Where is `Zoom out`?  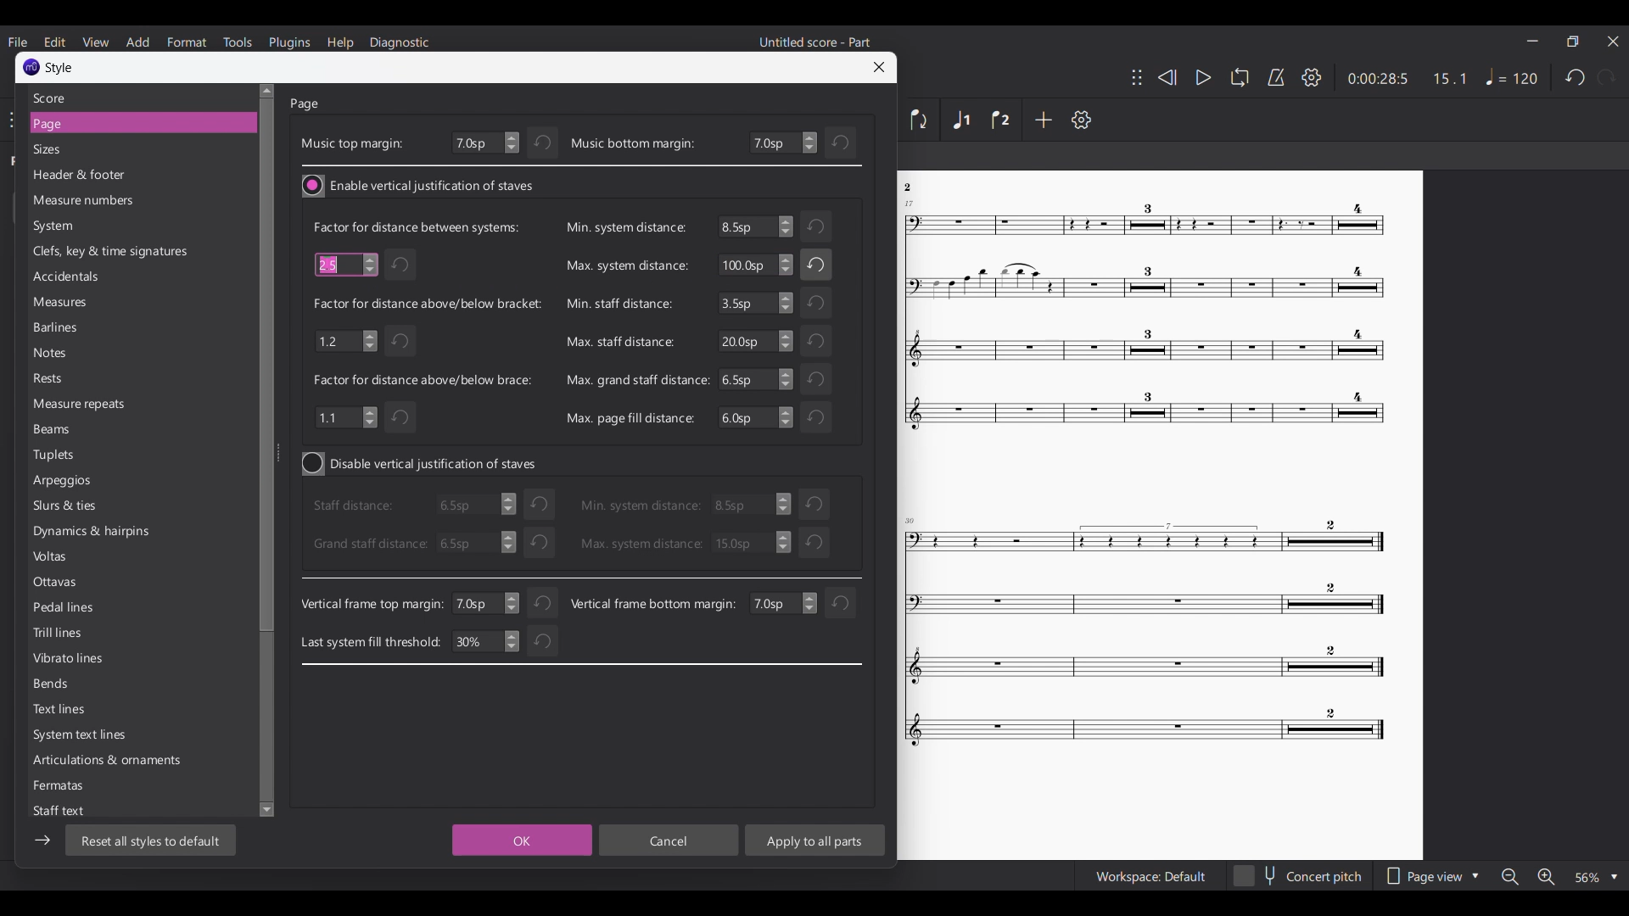 Zoom out is located at coordinates (1510, 877).